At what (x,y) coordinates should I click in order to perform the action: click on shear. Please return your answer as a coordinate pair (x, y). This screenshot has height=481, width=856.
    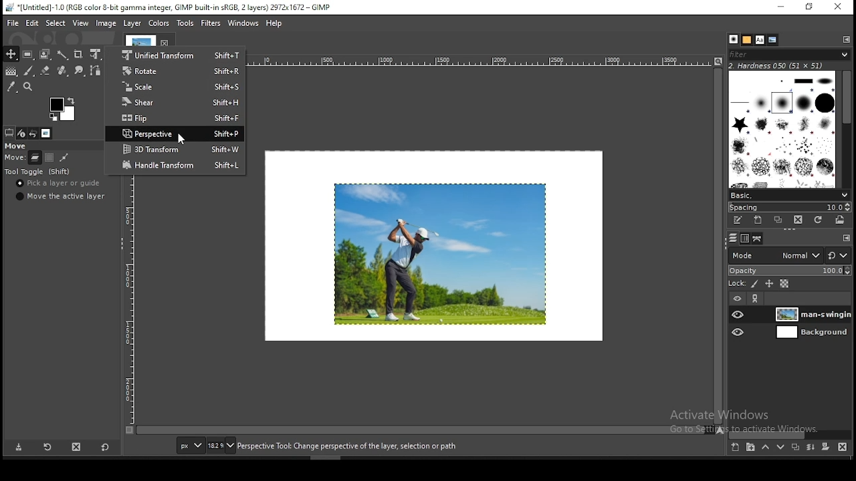
    Looking at the image, I should click on (177, 103).